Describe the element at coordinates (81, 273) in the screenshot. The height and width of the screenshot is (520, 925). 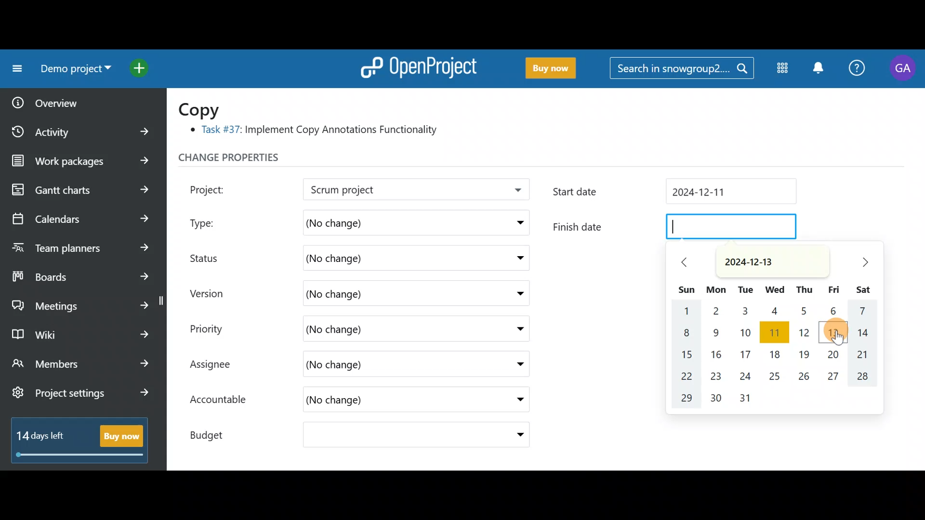
I see `Boards` at that location.